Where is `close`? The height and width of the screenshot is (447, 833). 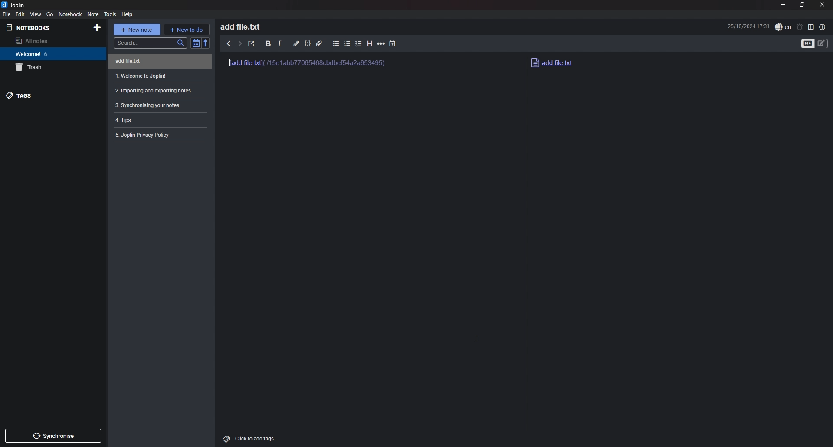 close is located at coordinates (823, 4).